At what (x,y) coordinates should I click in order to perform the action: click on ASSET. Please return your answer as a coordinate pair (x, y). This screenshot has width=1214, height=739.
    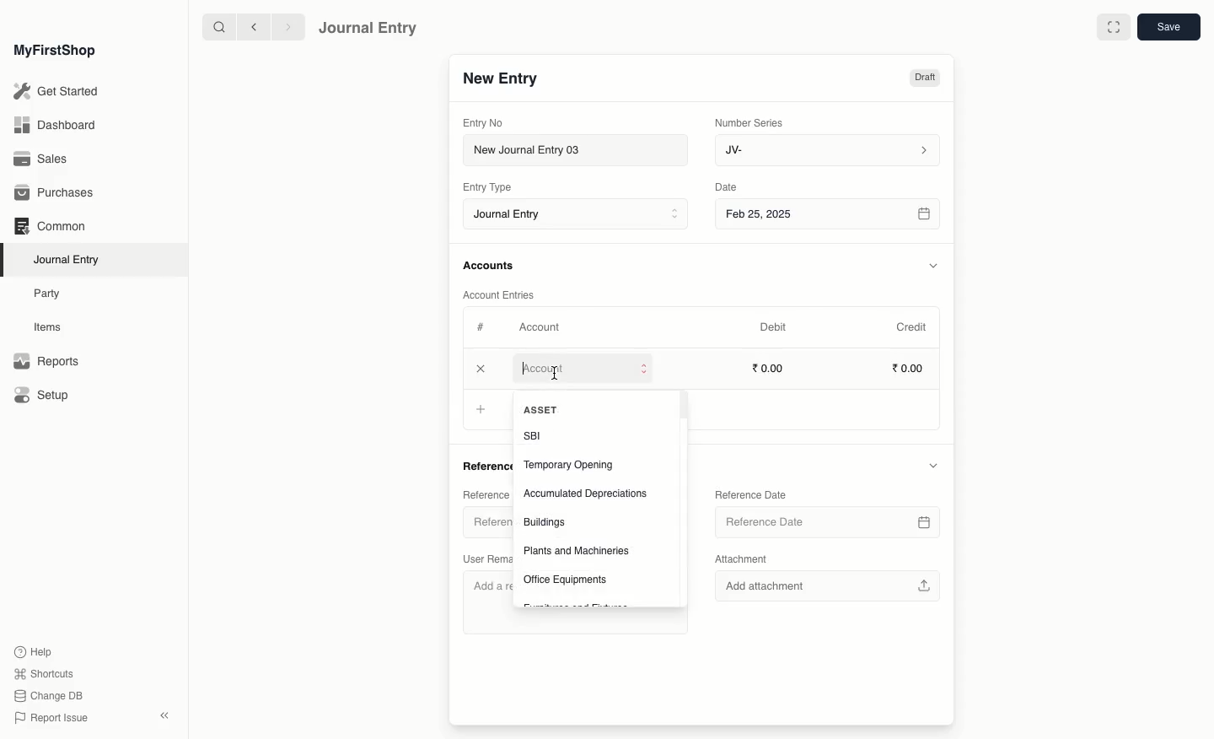
    Looking at the image, I should click on (541, 409).